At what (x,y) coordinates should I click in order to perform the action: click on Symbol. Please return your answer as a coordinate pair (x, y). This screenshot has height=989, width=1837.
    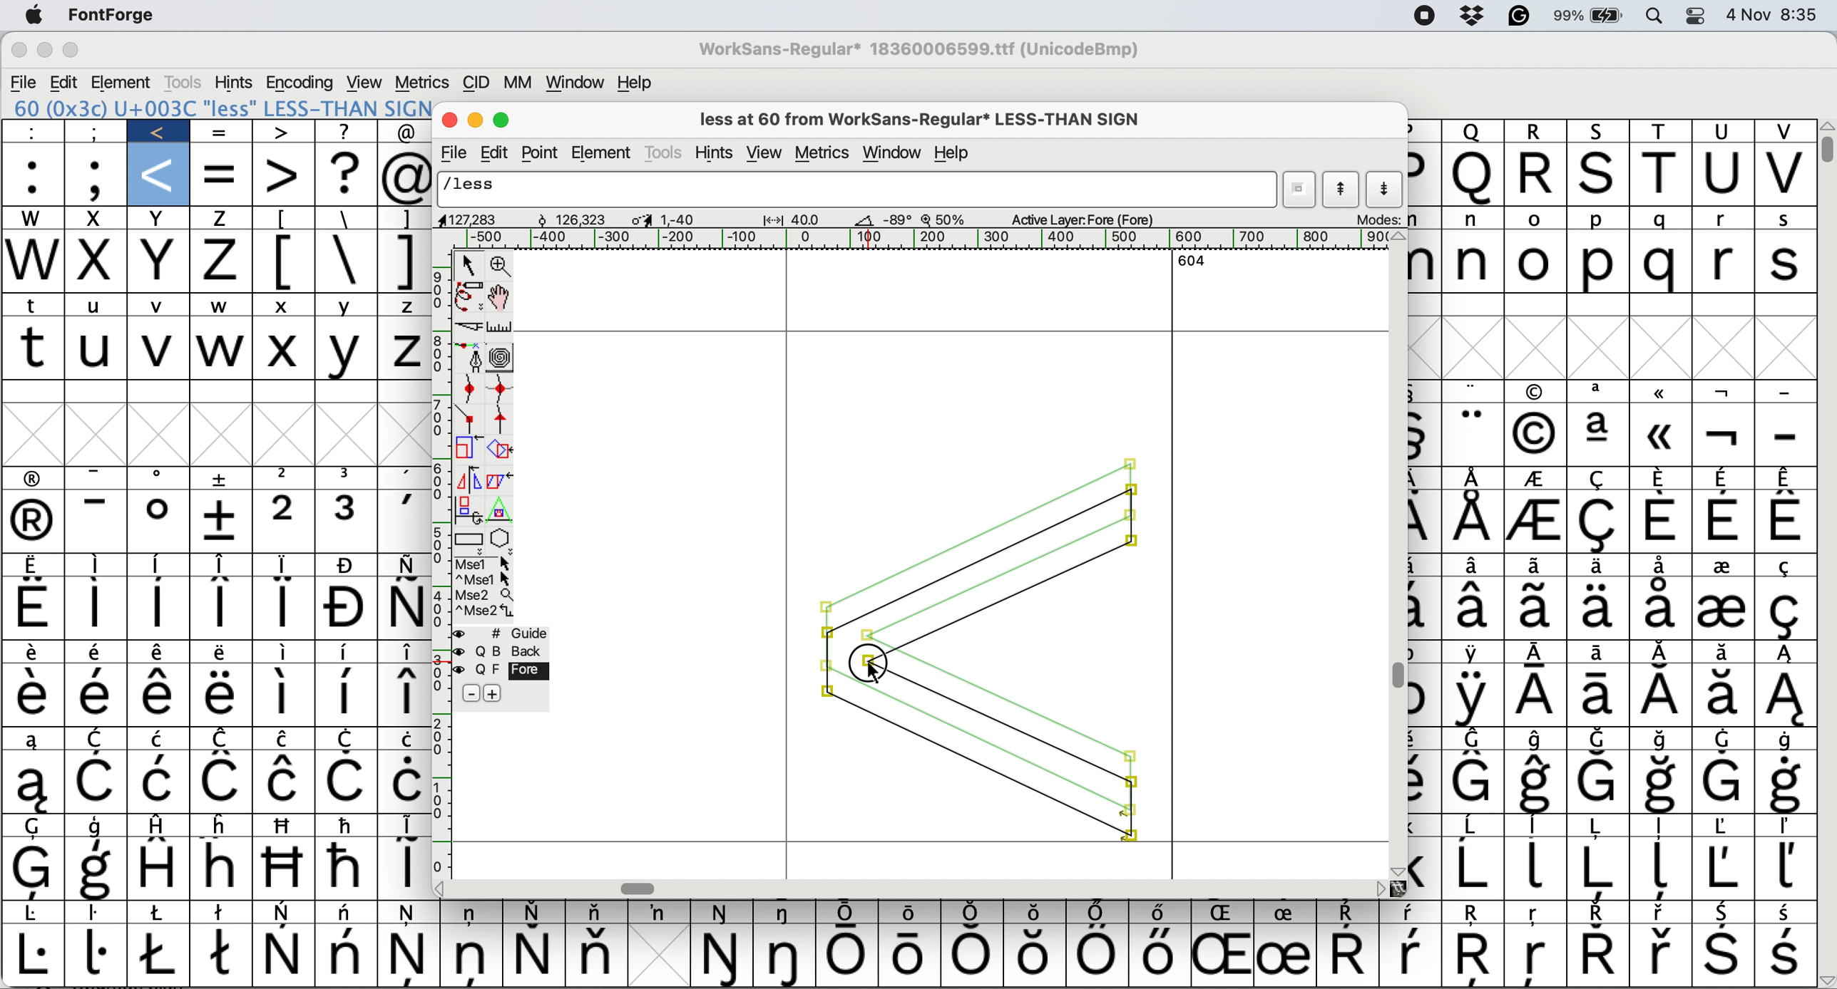
    Looking at the image, I should click on (1721, 827).